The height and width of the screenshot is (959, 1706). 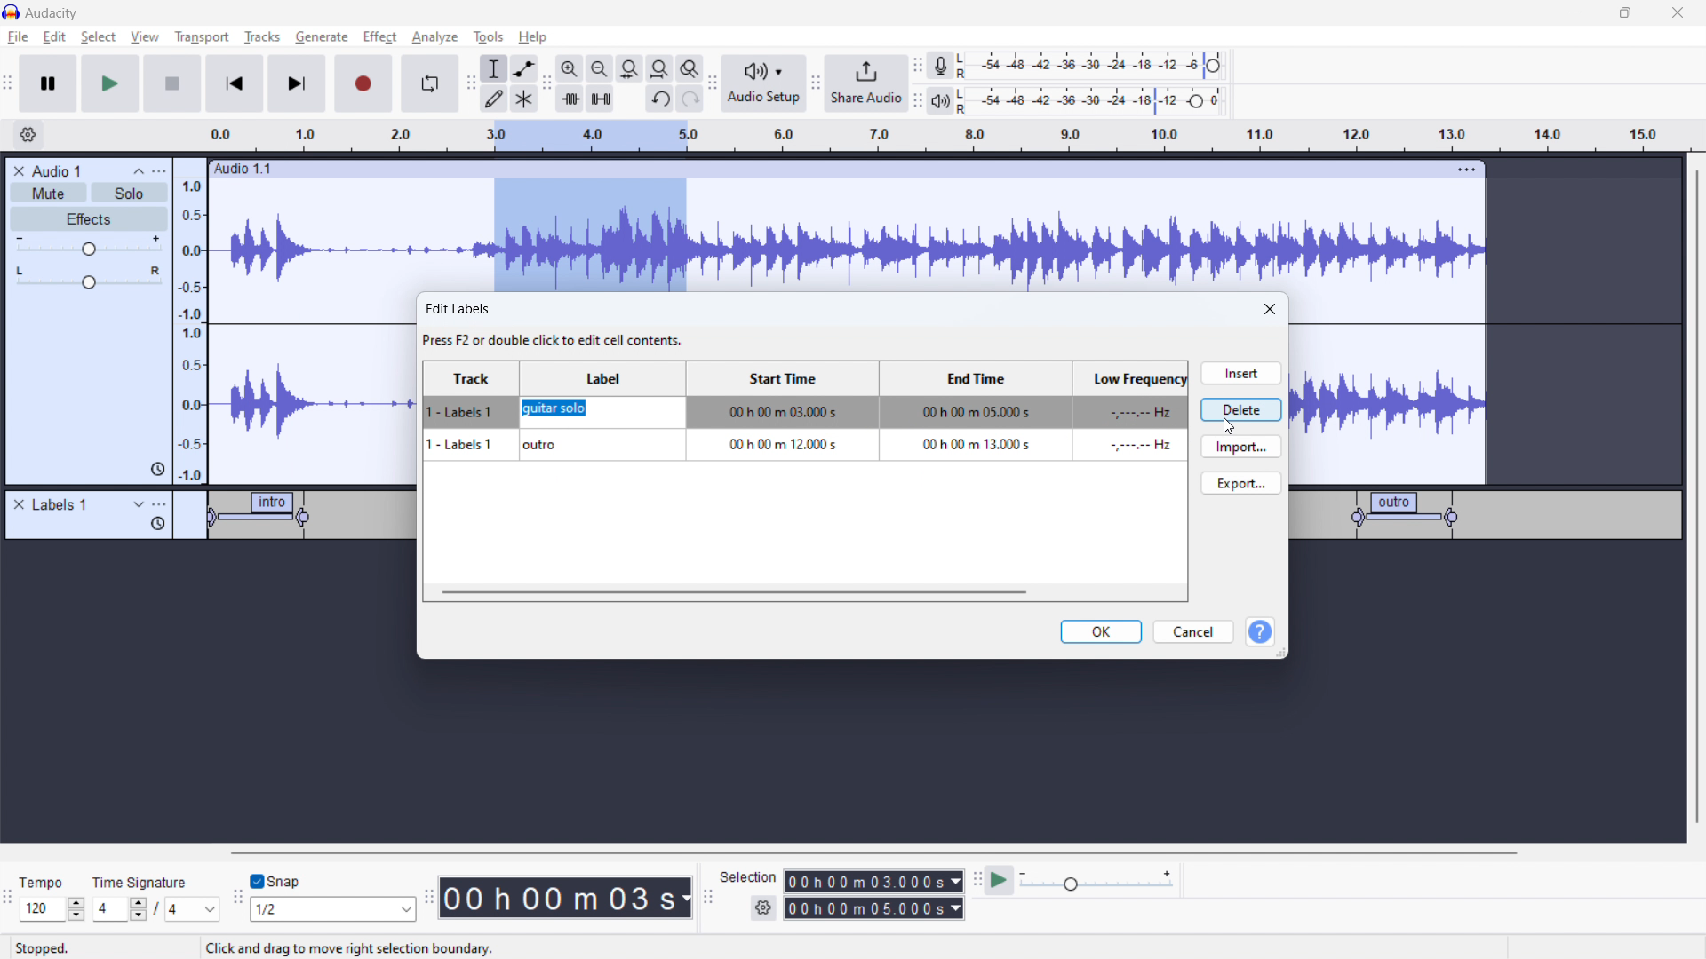 What do you see at coordinates (1128, 429) in the screenshot?
I see `low frequency` at bounding box center [1128, 429].